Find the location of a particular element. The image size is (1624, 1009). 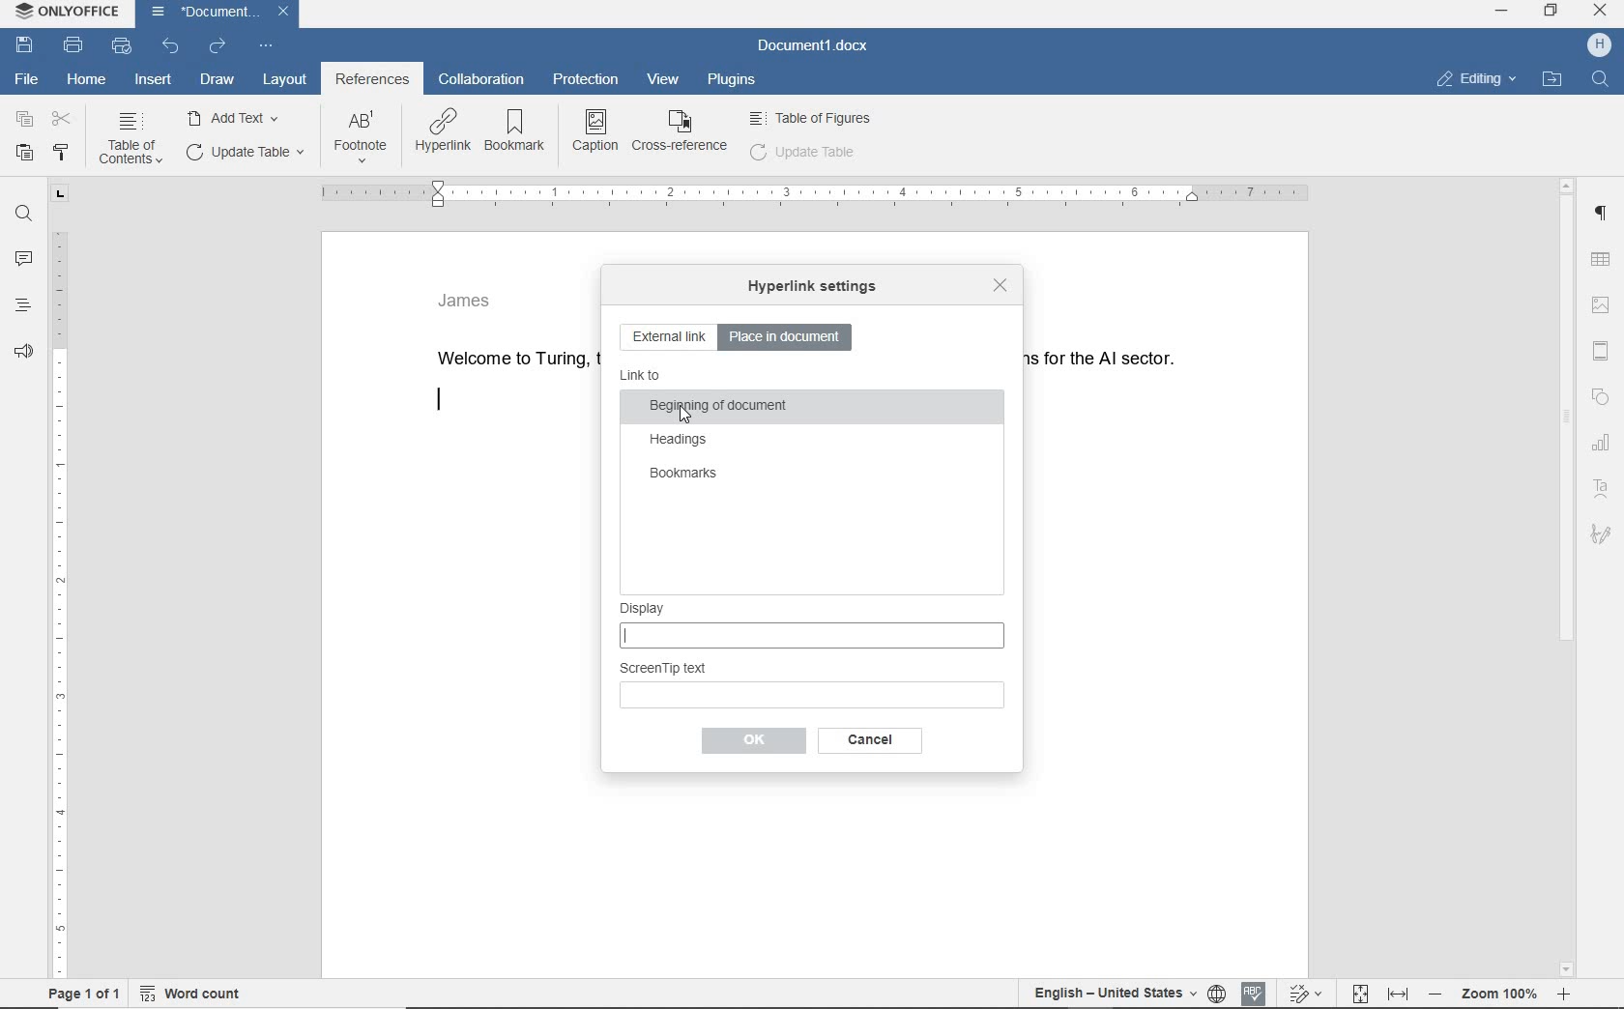

references is located at coordinates (372, 81).